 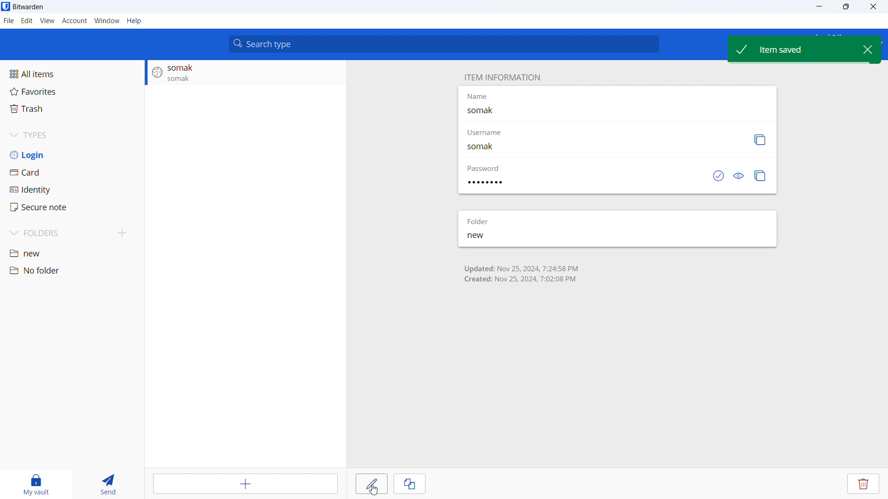 What do you see at coordinates (72, 154) in the screenshot?
I see `login` at bounding box center [72, 154].